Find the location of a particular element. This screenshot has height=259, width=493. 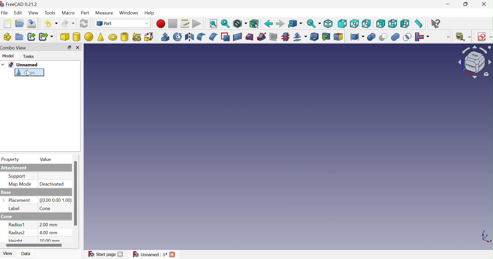

Drop down is located at coordinates (3, 64).